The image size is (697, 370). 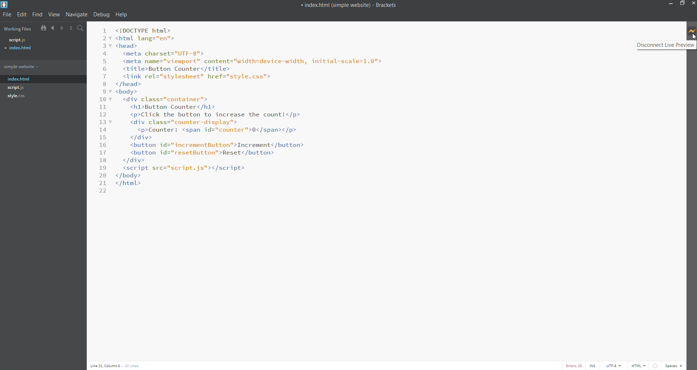 I want to click on cursor, so click(x=692, y=38).